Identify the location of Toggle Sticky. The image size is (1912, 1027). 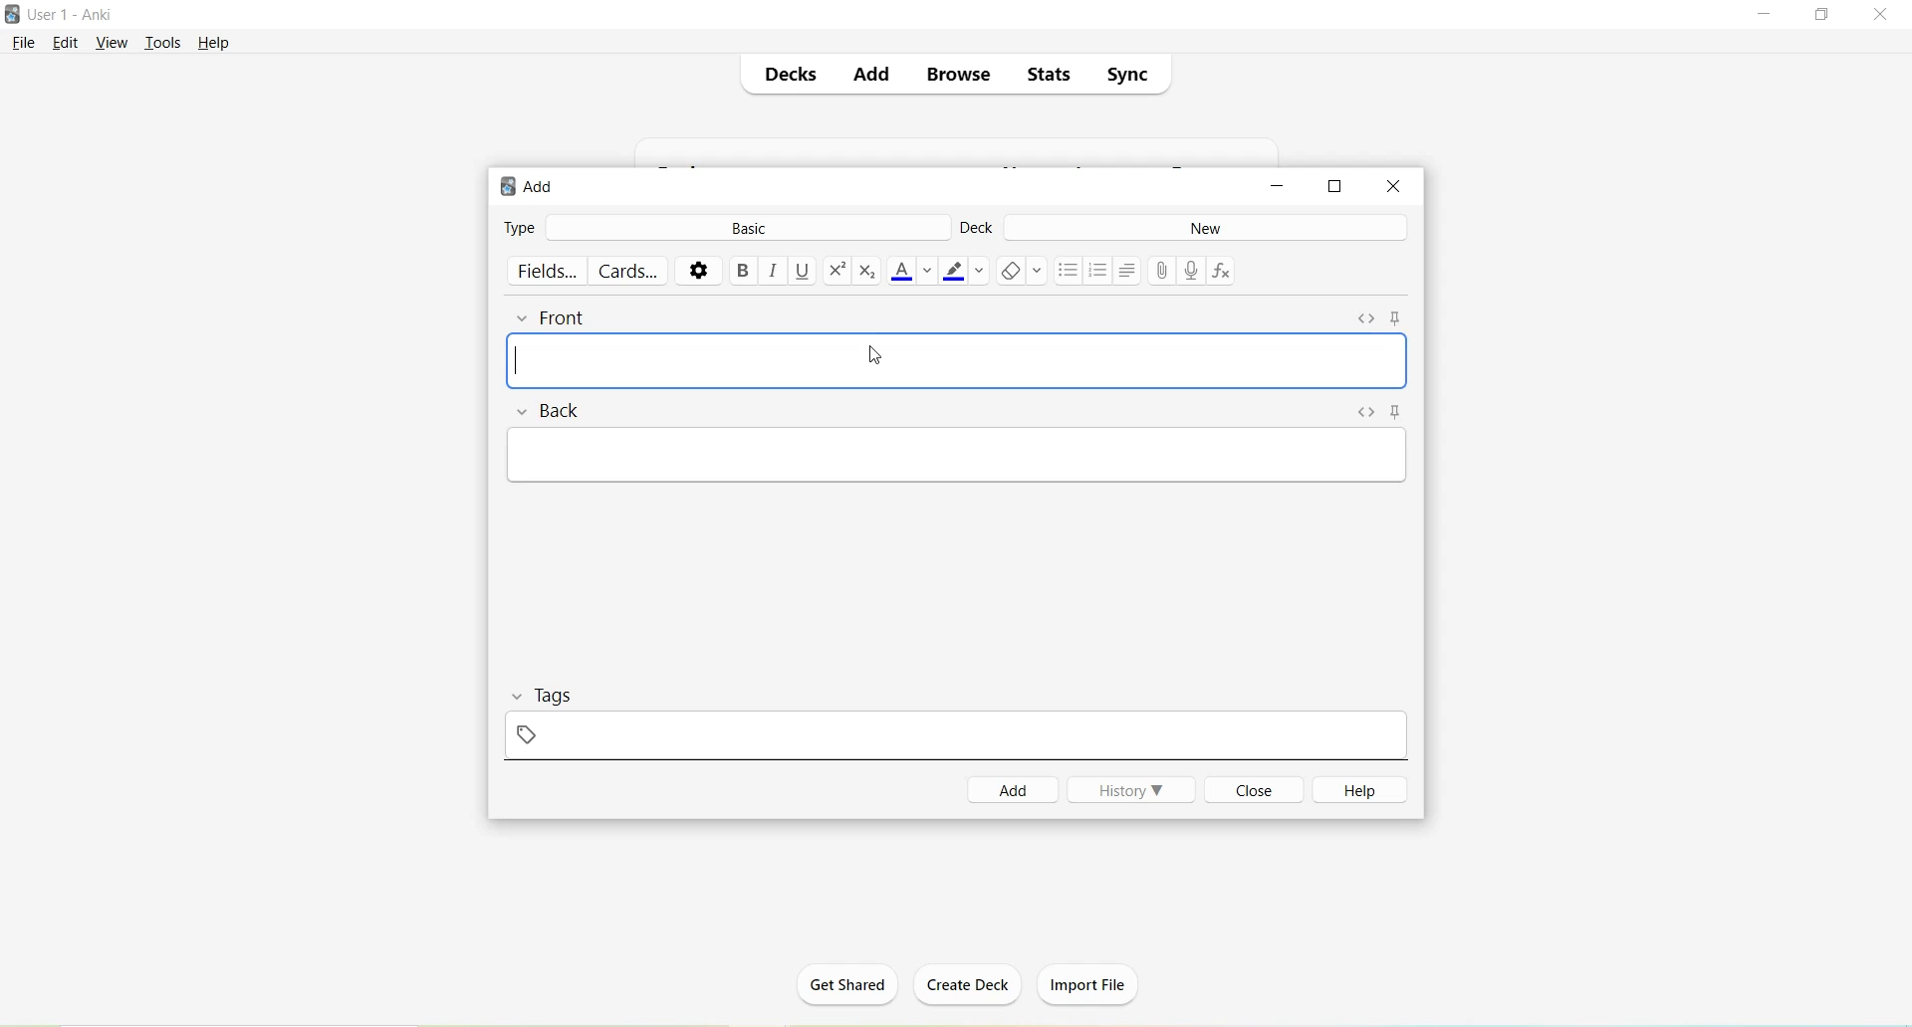
(1403, 413).